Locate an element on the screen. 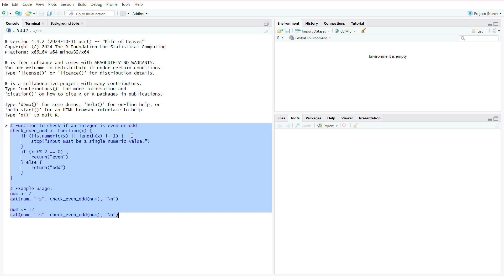 This screenshot has width=504, height=276. R. 4.4.2 is located at coordinates (20, 31).